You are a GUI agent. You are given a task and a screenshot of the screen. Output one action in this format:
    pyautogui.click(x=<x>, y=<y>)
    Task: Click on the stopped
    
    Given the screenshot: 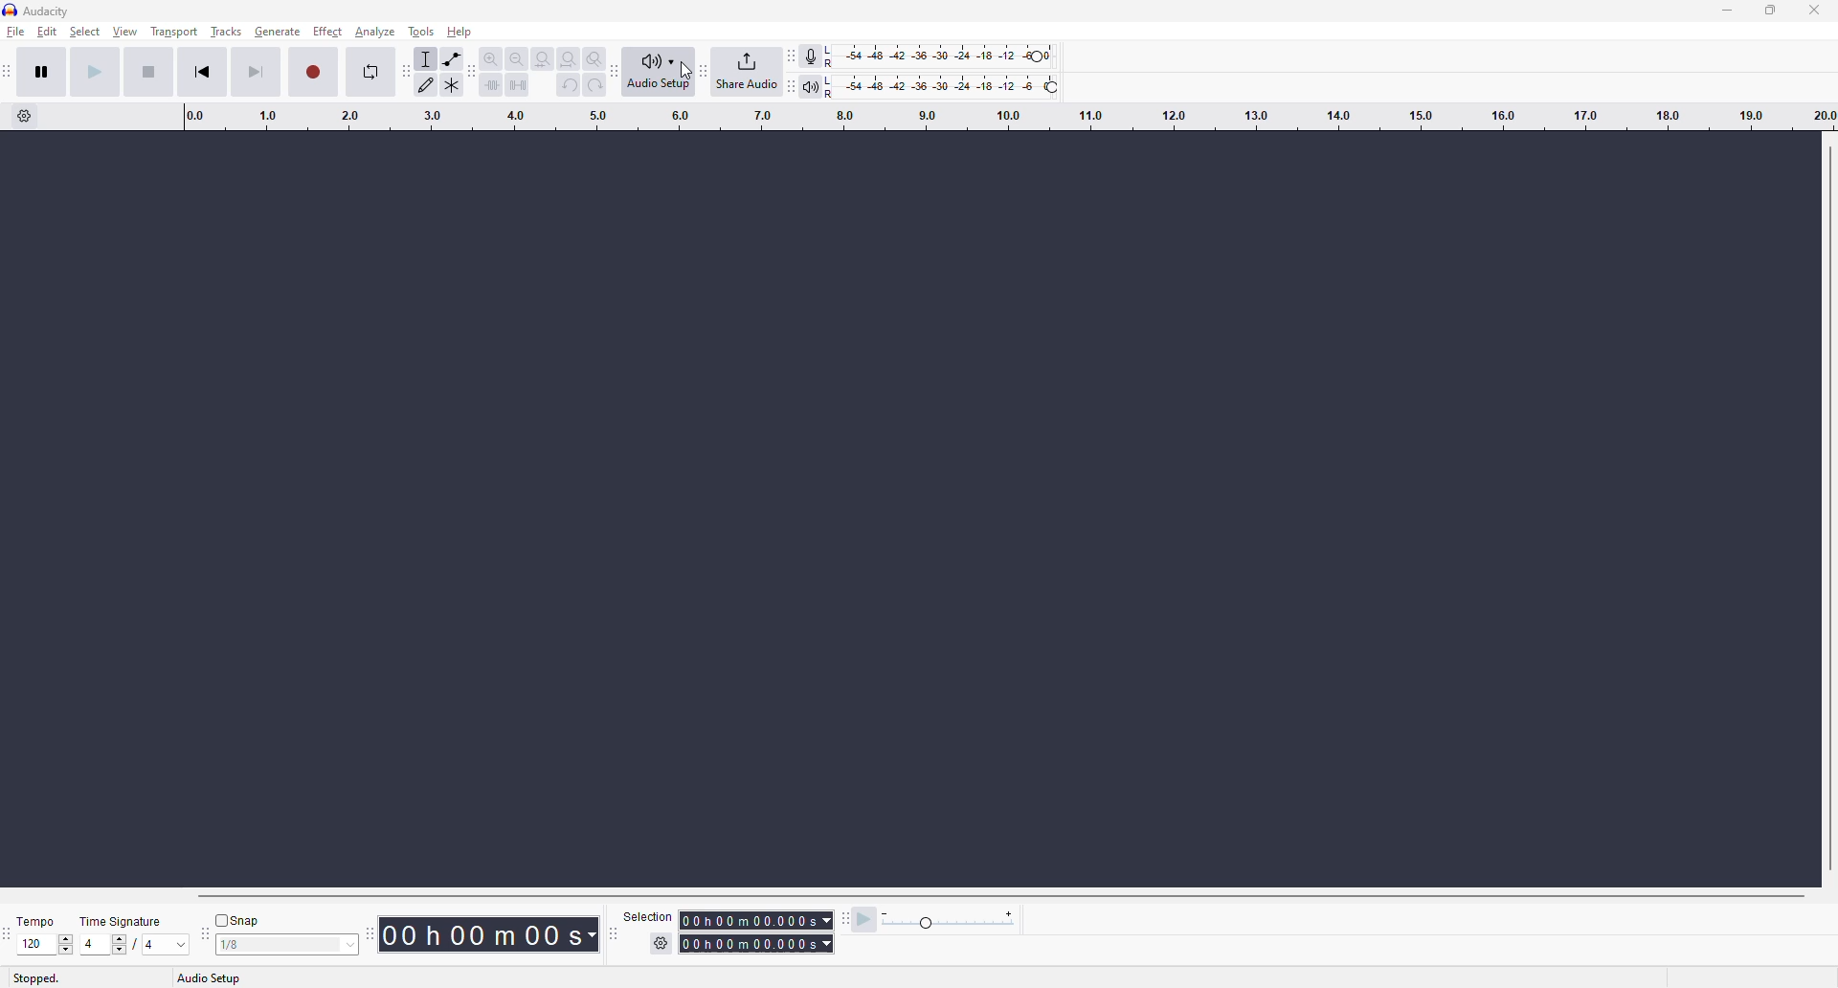 What is the action you would take?
    pyautogui.click(x=40, y=976)
    